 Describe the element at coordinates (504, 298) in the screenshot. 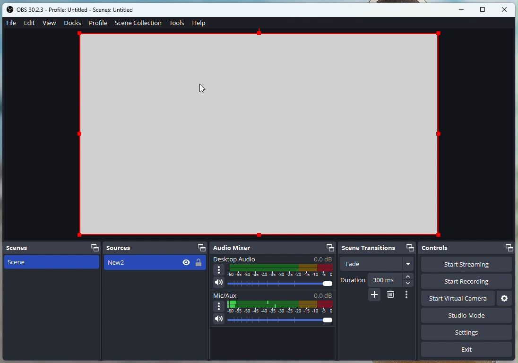

I see `Settings` at that location.